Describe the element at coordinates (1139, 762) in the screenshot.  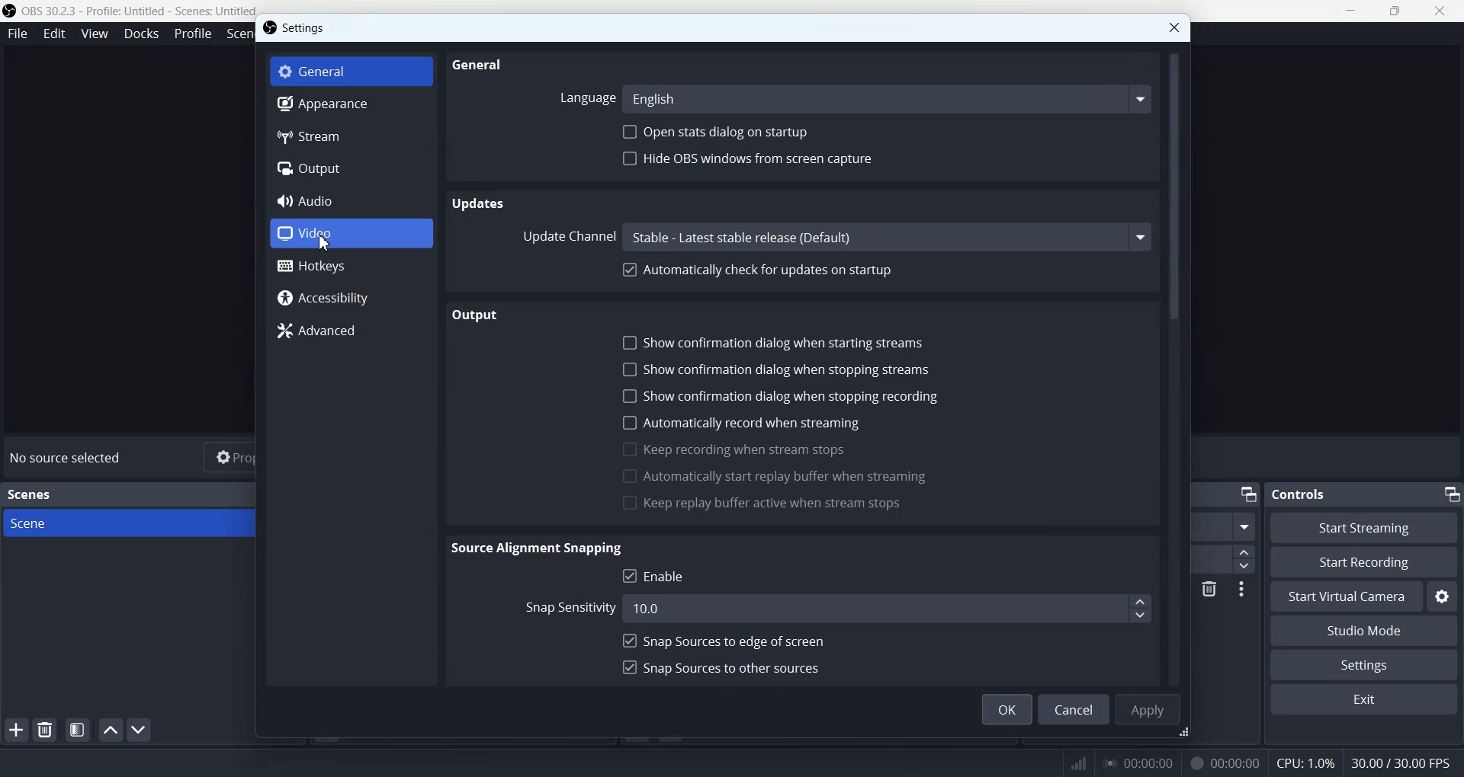
I see `00:00:00` at that location.